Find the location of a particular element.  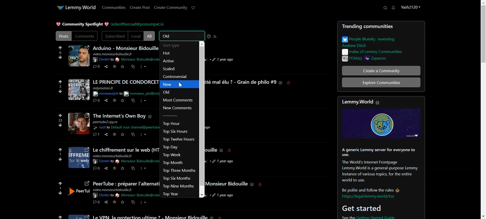

 is located at coordinates (123, 134).